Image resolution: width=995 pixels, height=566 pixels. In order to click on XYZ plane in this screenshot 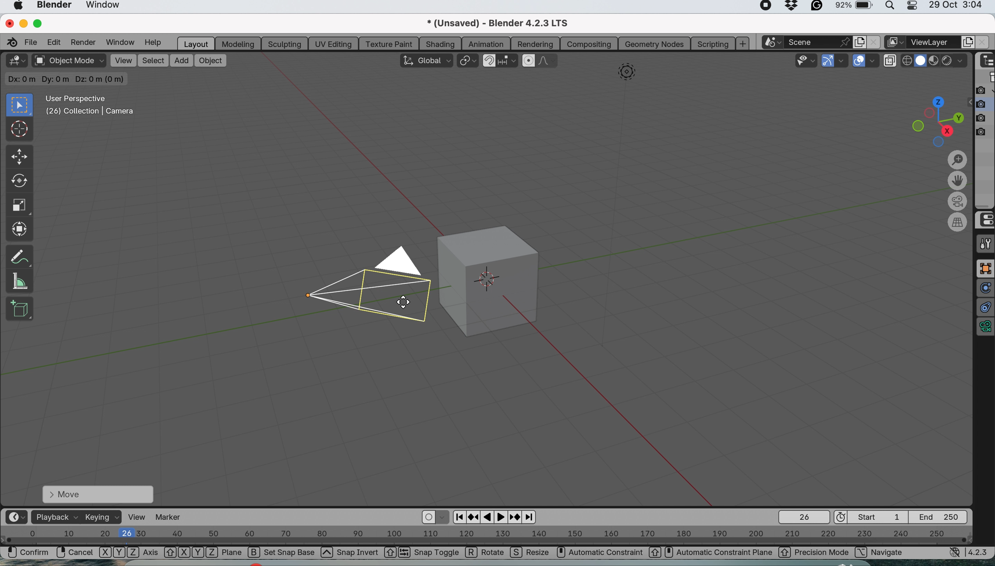, I will do `click(203, 553)`.